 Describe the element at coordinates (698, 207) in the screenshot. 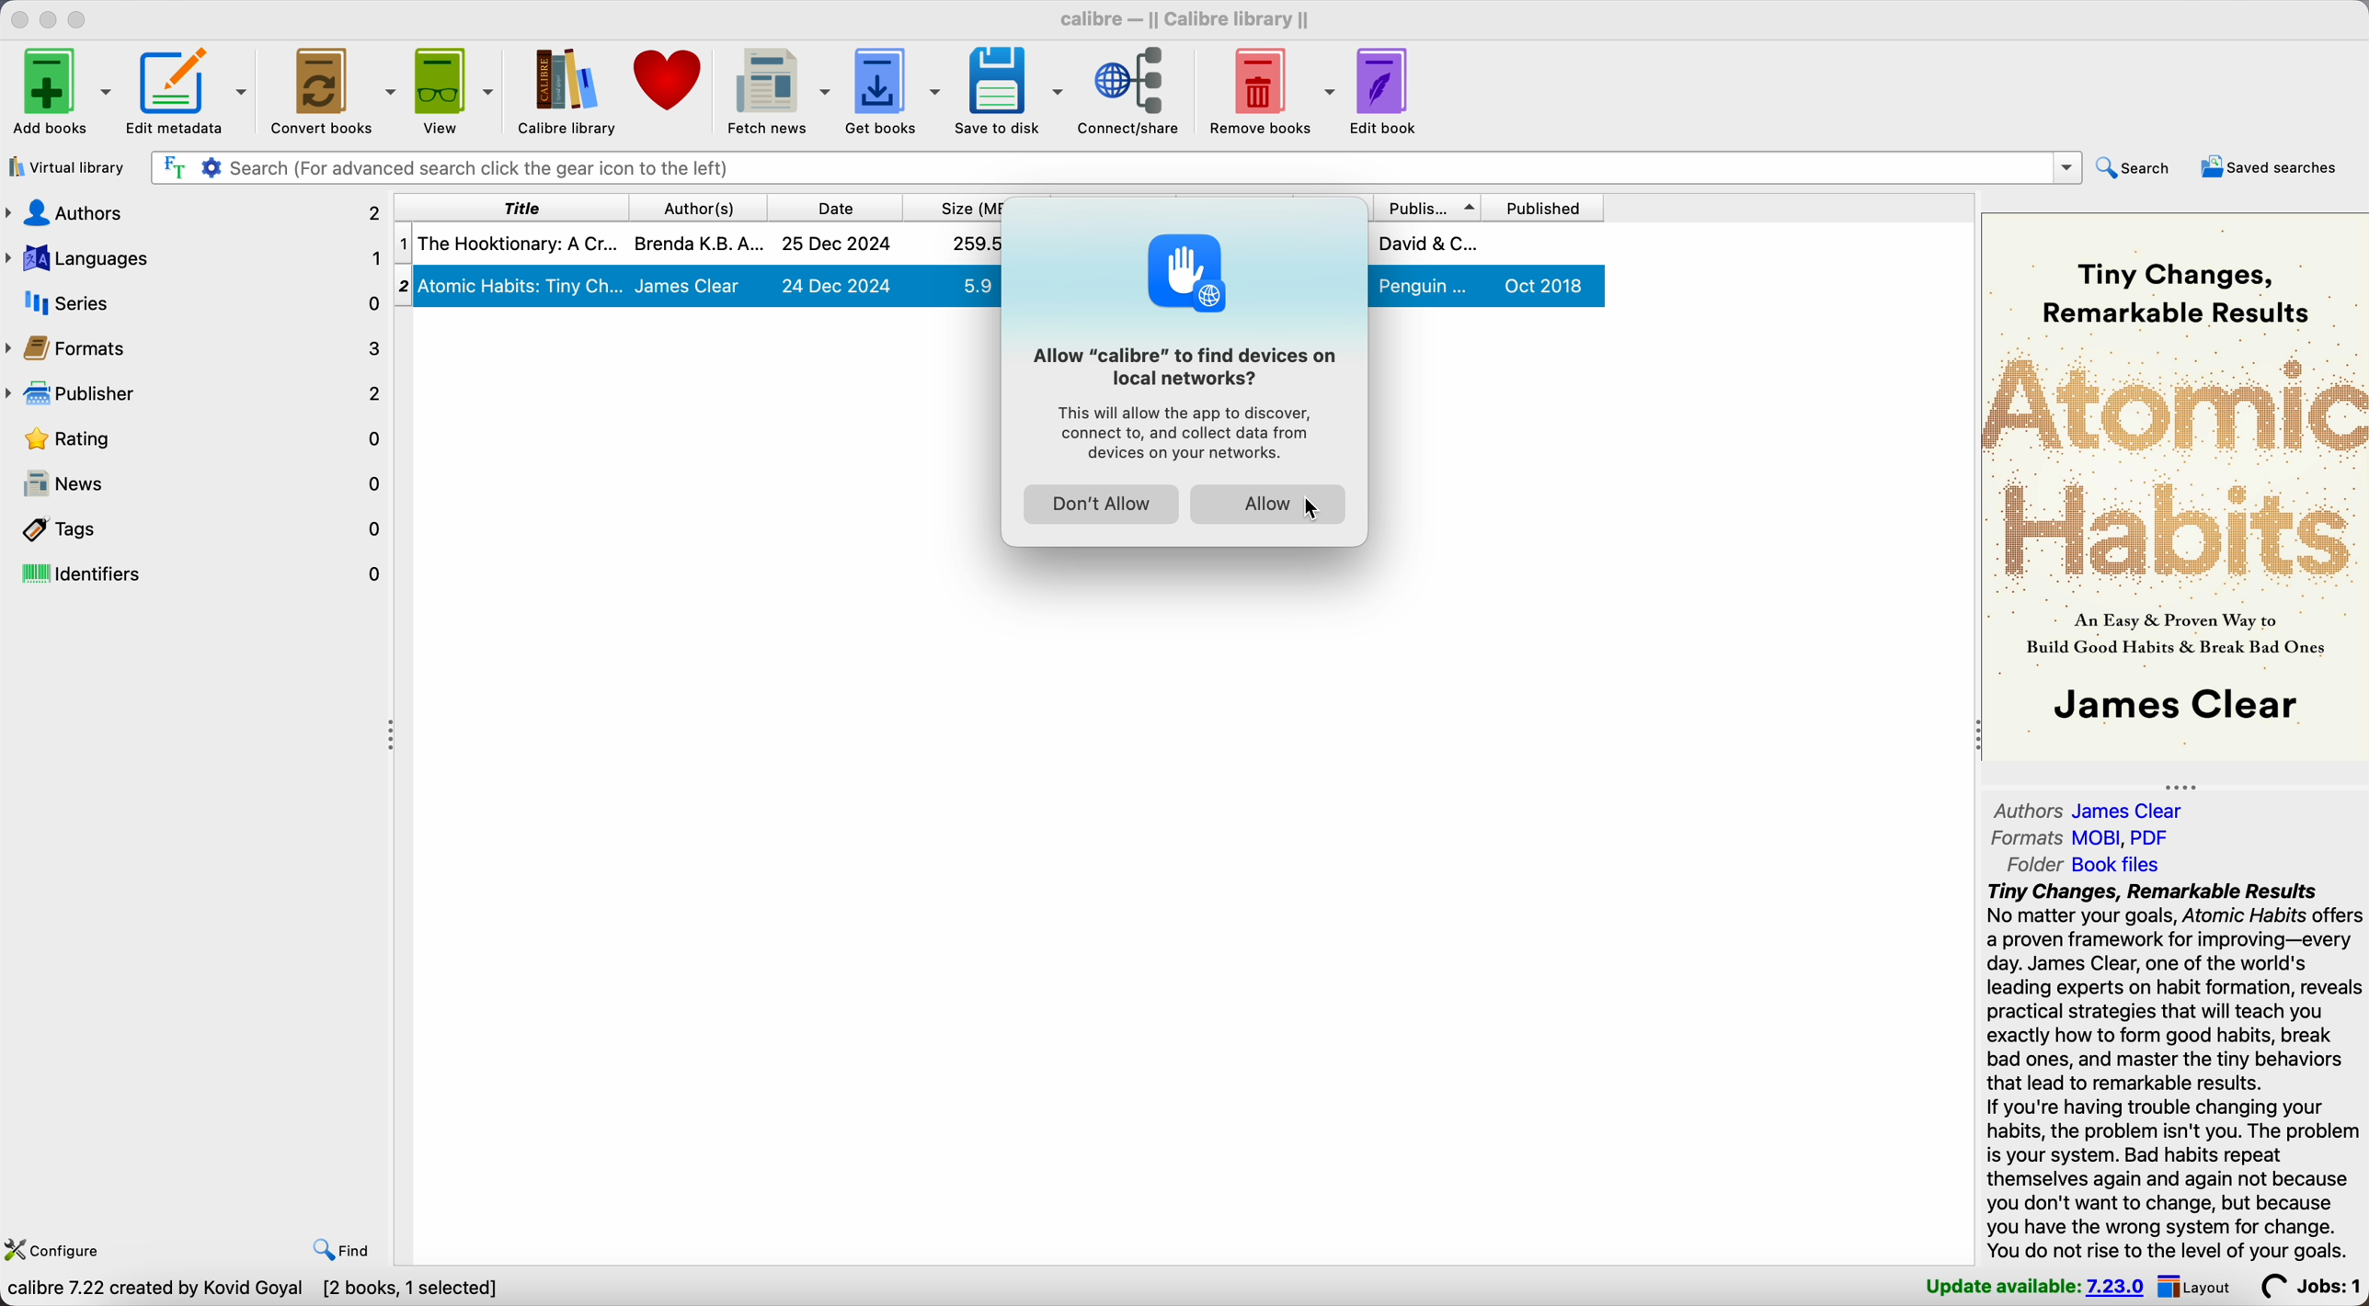

I see `author(s)` at that location.